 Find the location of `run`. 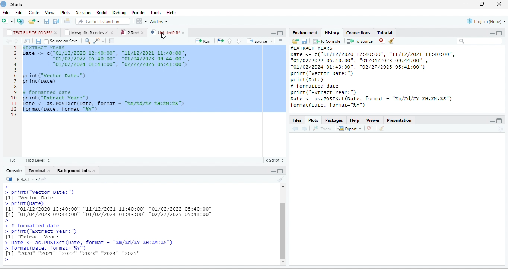

run is located at coordinates (203, 41).